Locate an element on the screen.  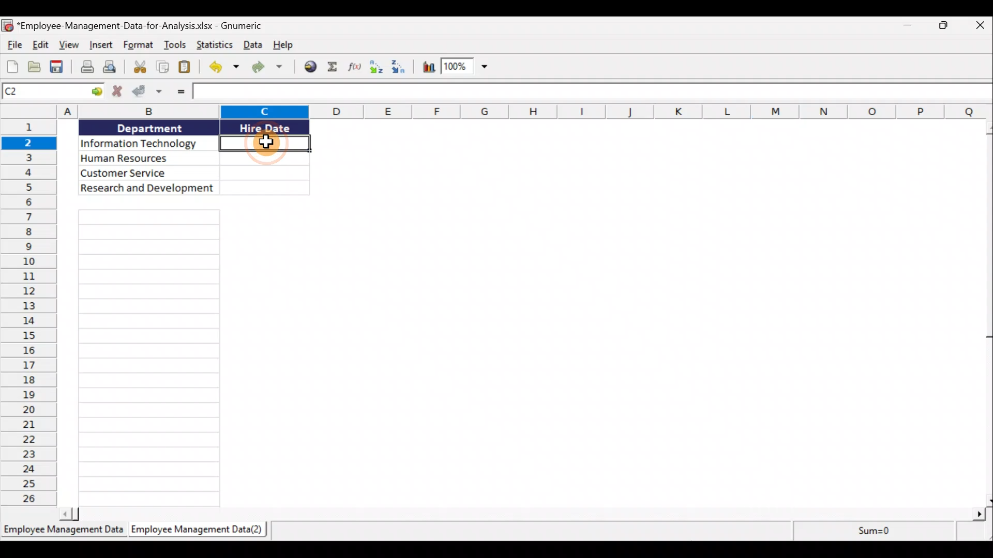
Enter formula is located at coordinates (176, 94).